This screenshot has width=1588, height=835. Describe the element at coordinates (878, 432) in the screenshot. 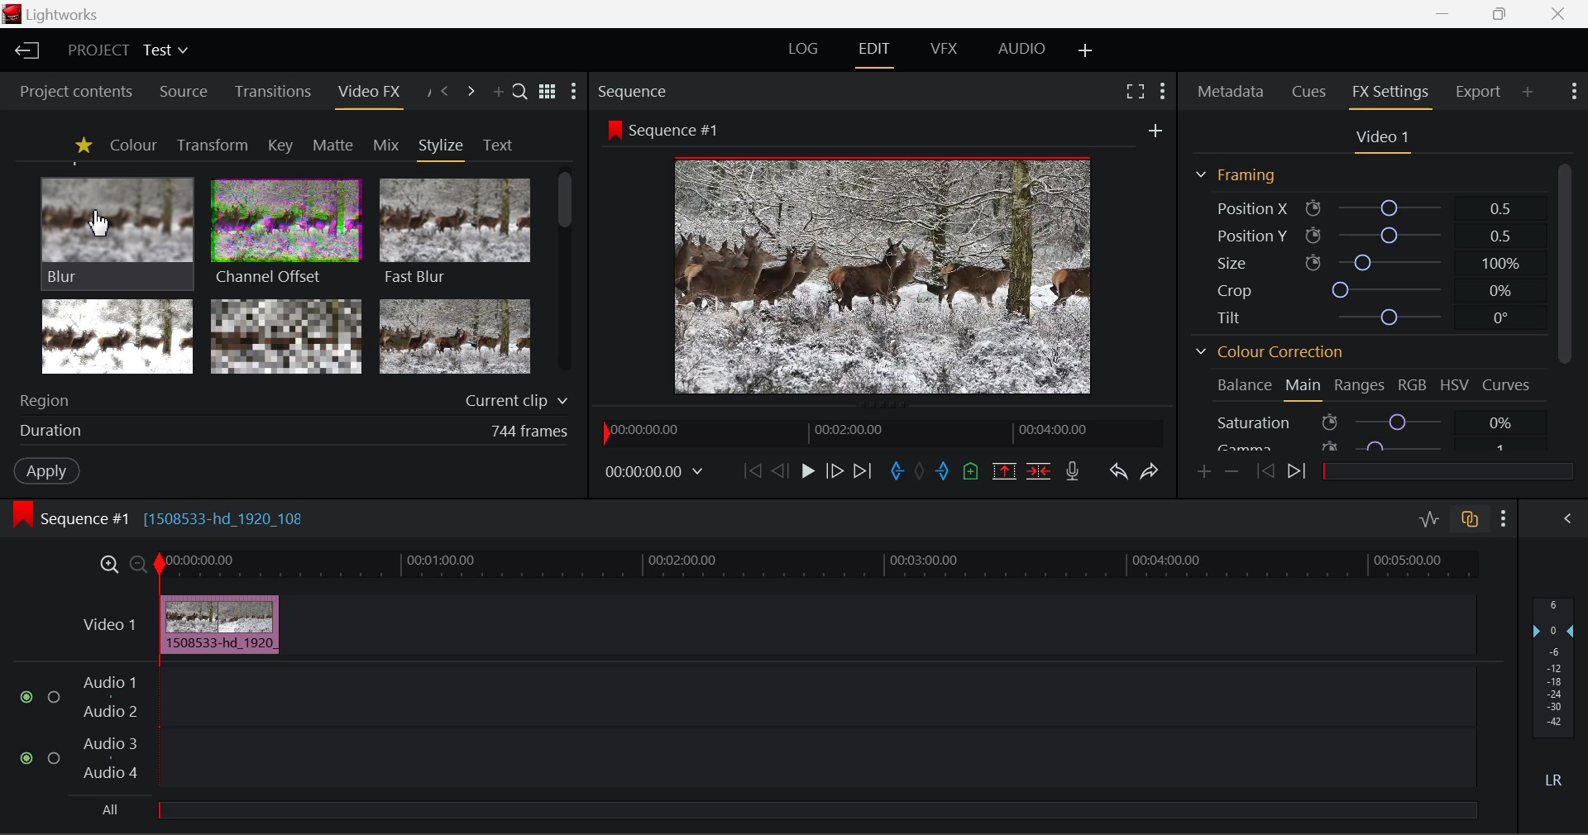

I see `Project Timeline Navigator` at that location.